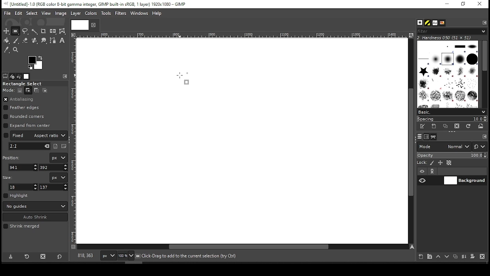  What do you see at coordinates (66, 76) in the screenshot?
I see `configure this tab` at bounding box center [66, 76].